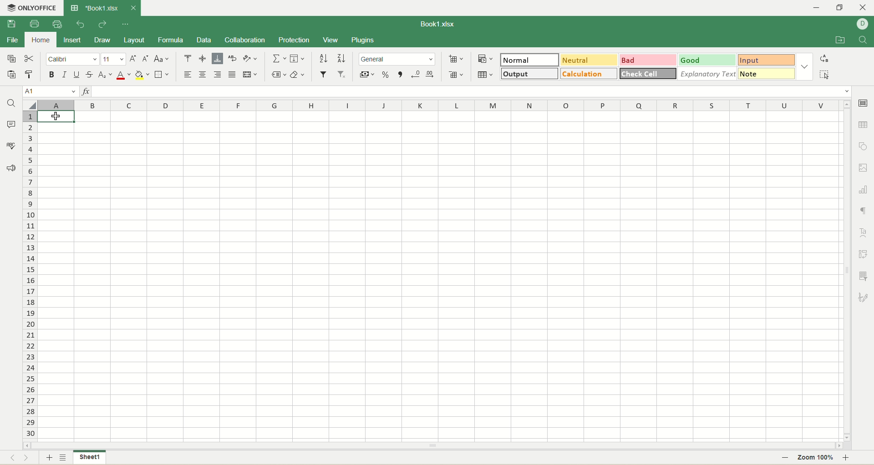  What do you see at coordinates (765, 74) in the screenshot?
I see `note` at bounding box center [765, 74].